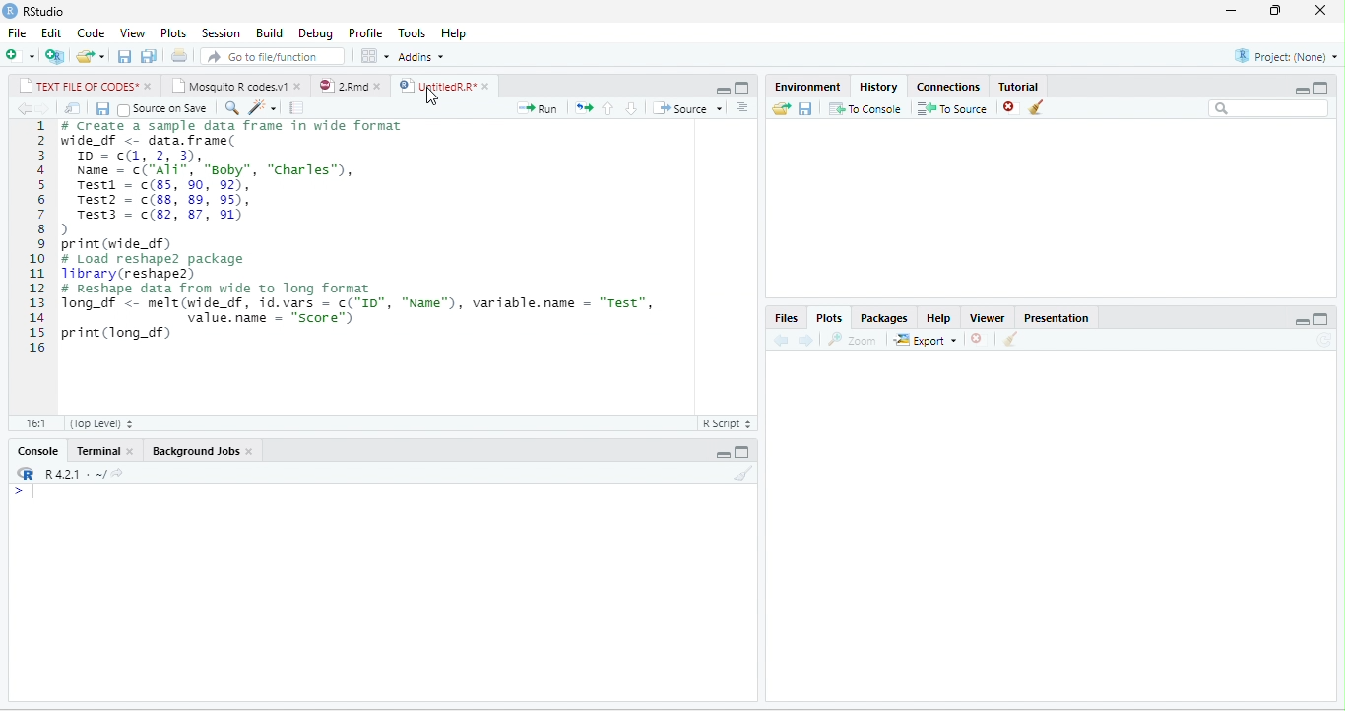  Describe the element at coordinates (584, 108) in the screenshot. I see `rerun` at that location.